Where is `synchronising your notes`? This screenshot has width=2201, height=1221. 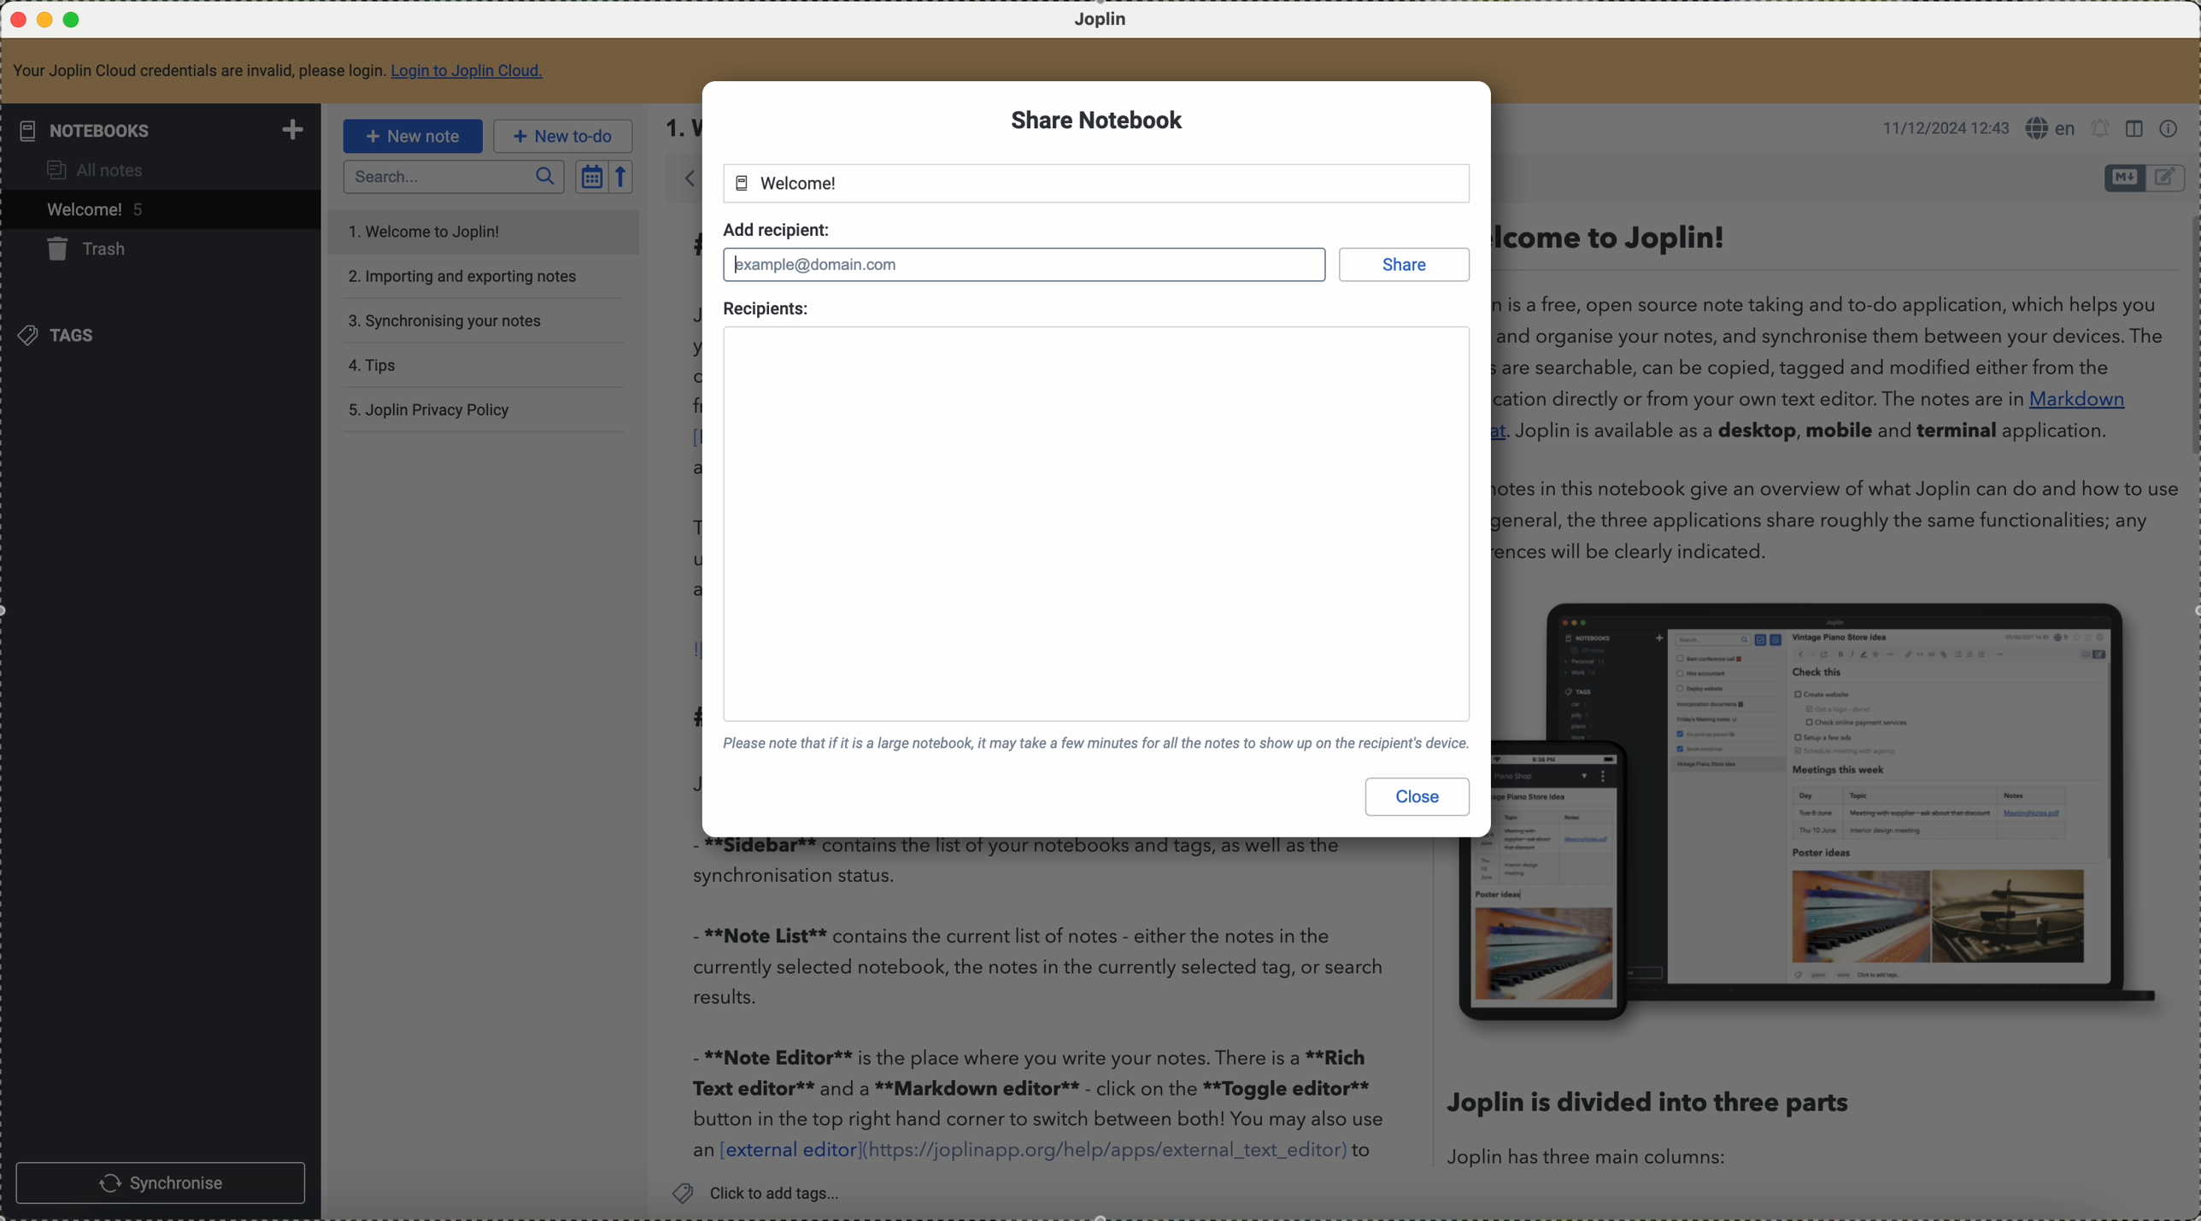
synchronising your notes is located at coordinates (447, 320).